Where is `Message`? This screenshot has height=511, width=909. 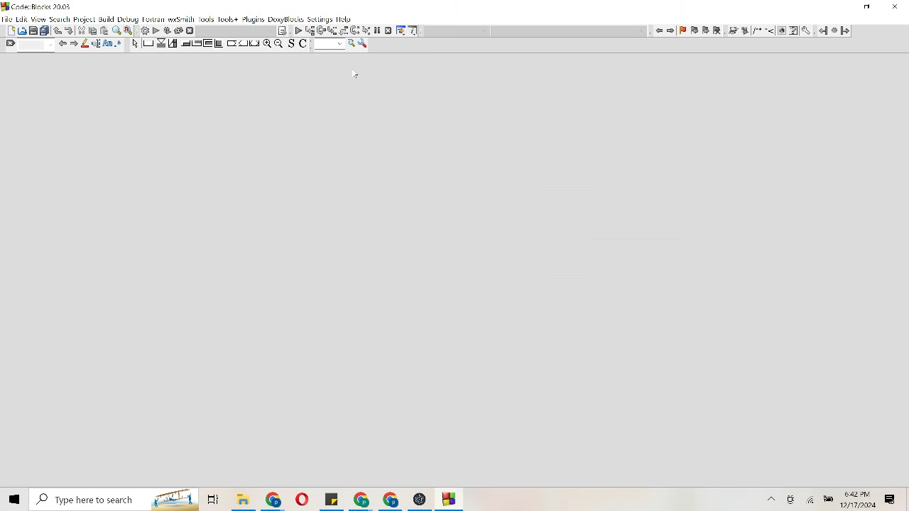 Message is located at coordinates (891, 499).